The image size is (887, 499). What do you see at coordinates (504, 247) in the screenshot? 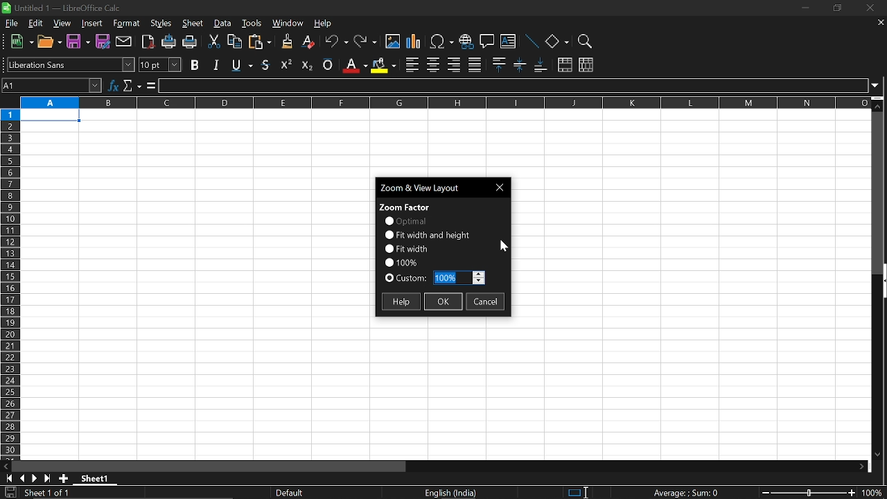
I see `Cursor` at bounding box center [504, 247].